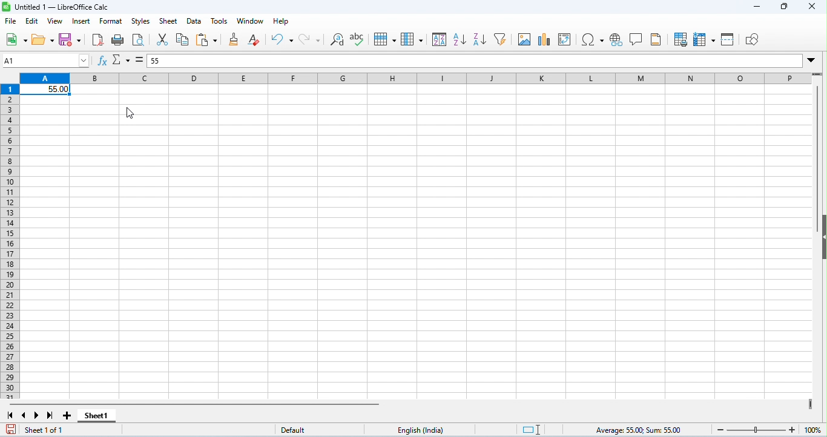 The width and height of the screenshot is (827, 437). Describe the element at coordinates (45, 90) in the screenshot. I see `decimal format appeared` at that location.